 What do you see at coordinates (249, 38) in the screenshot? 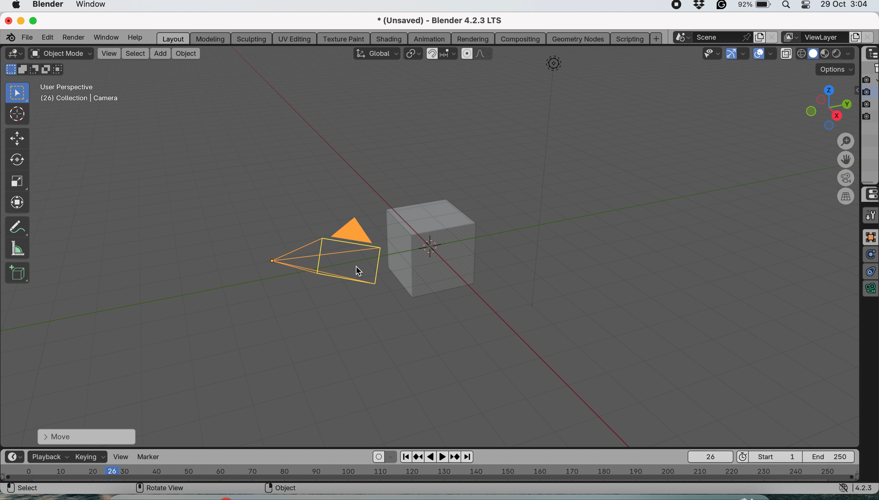
I see `sculpting` at bounding box center [249, 38].